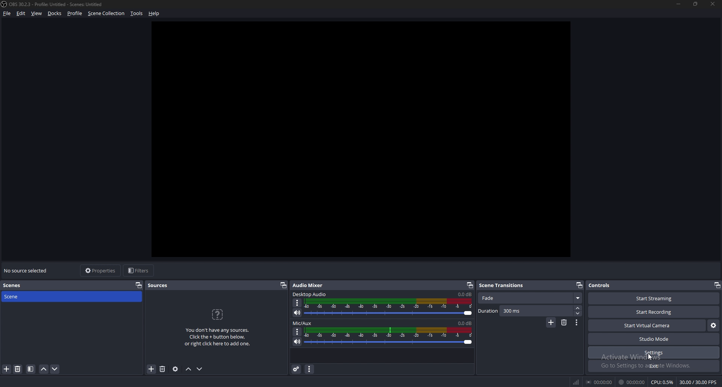  What do you see at coordinates (633, 382) in the screenshot?
I see `00:00:00` at bounding box center [633, 382].